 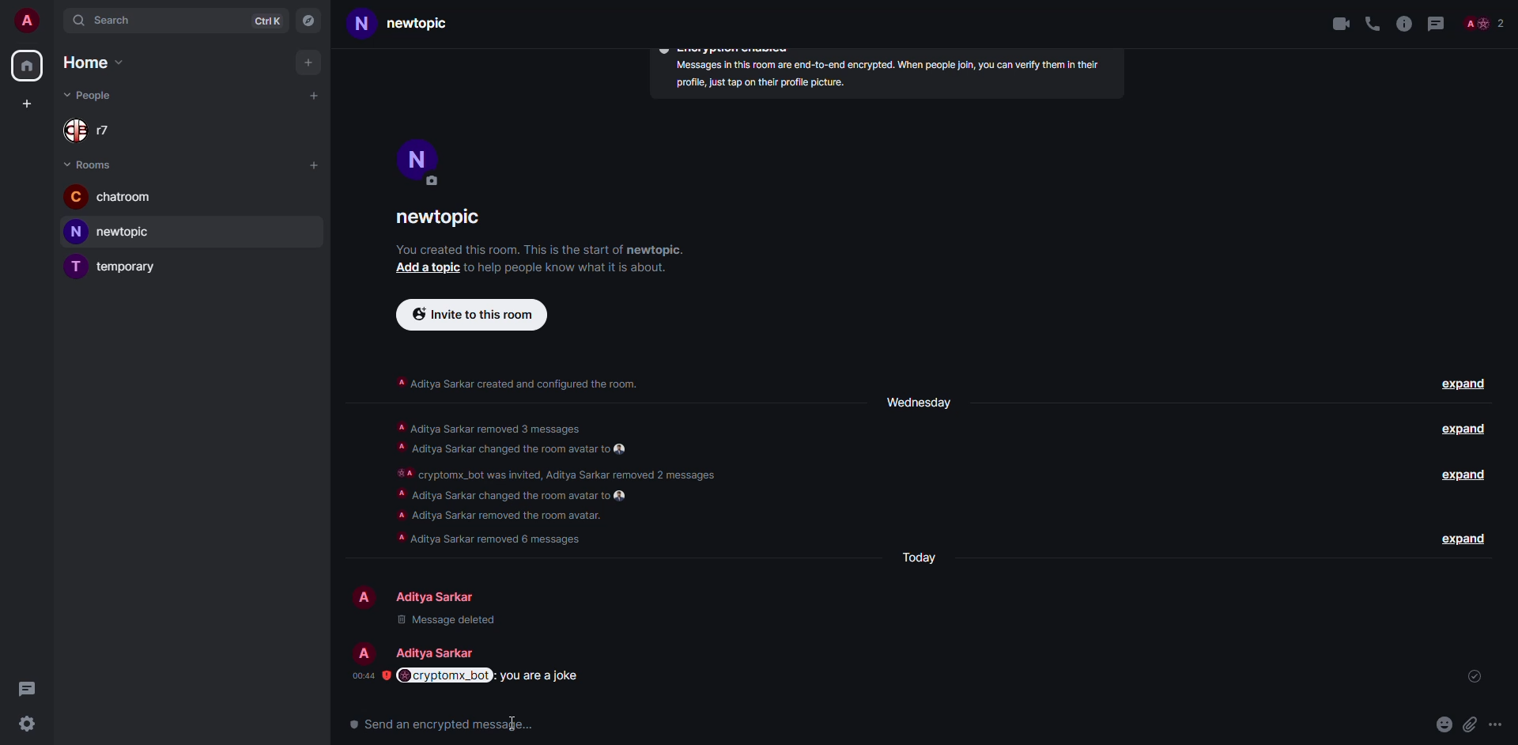 What do you see at coordinates (314, 164) in the screenshot?
I see `add` at bounding box center [314, 164].